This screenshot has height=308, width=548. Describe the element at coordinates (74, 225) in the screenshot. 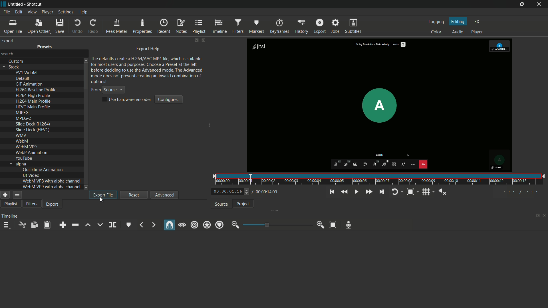

I see `ripple delete` at that location.